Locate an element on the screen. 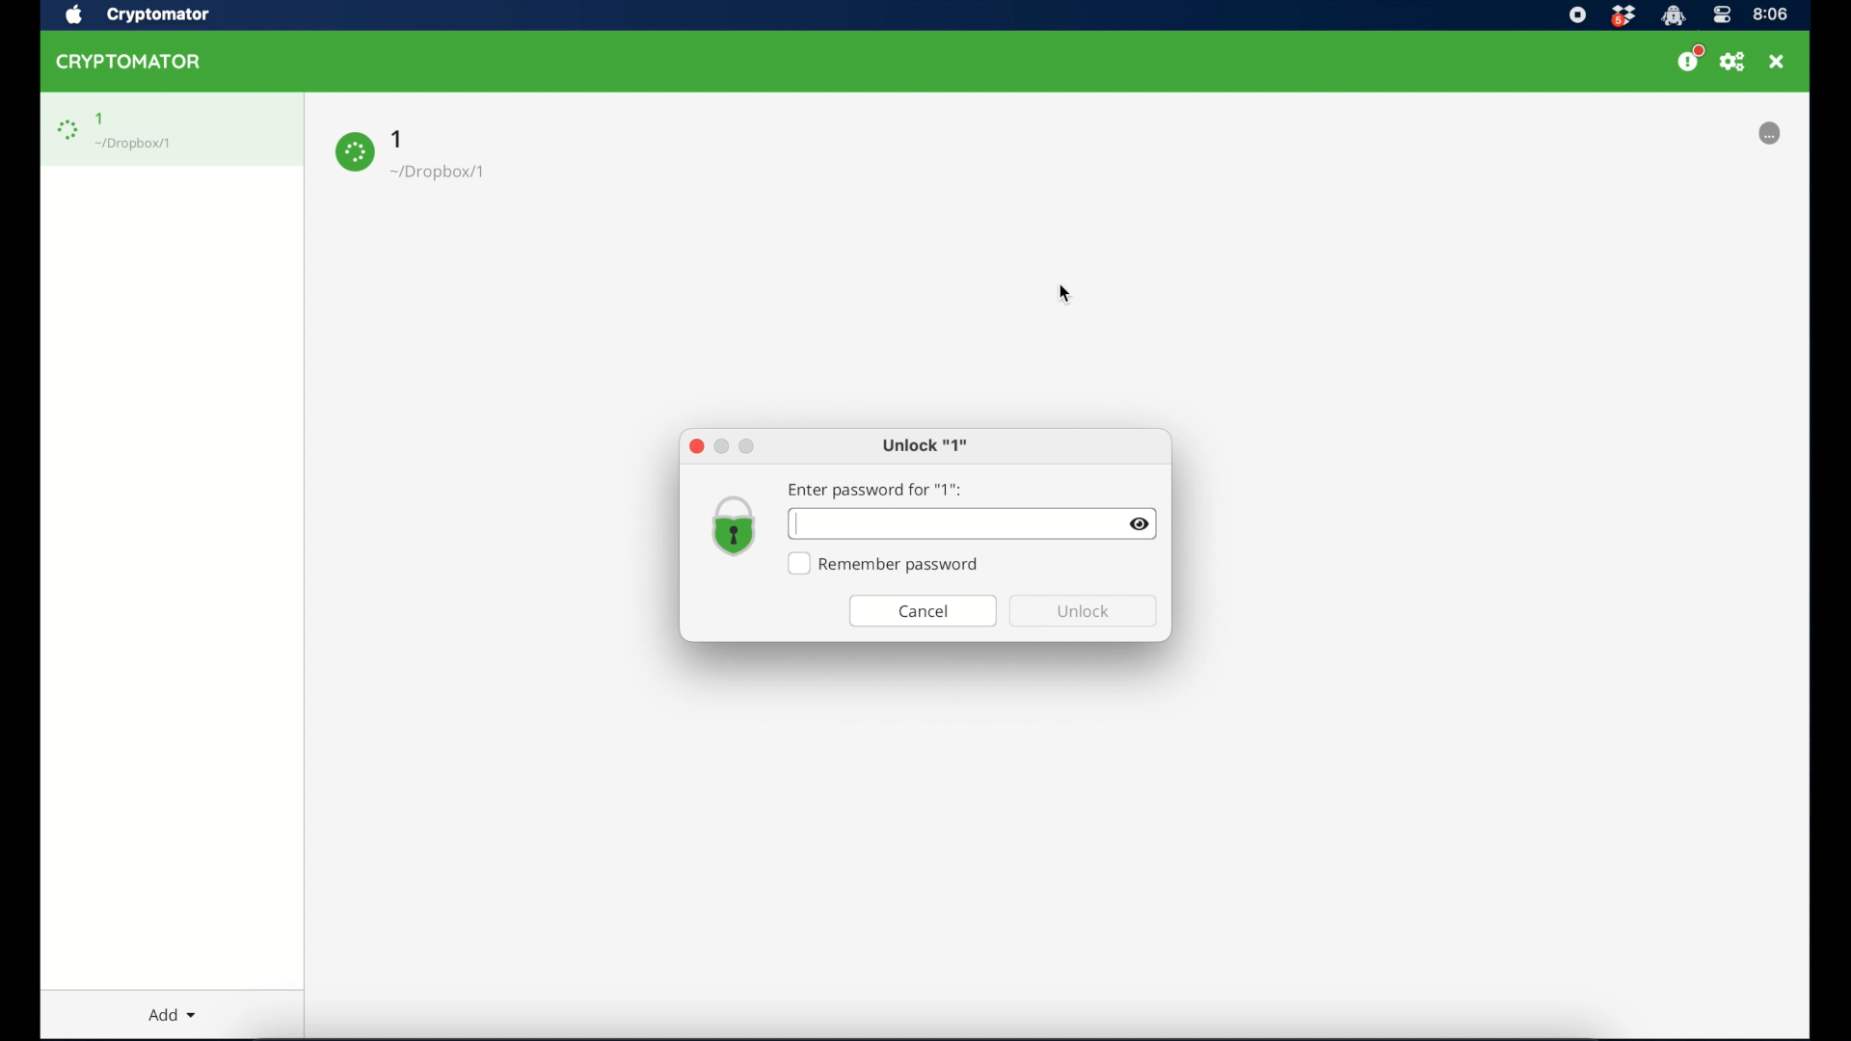  cursor is located at coordinates (1067, 296).